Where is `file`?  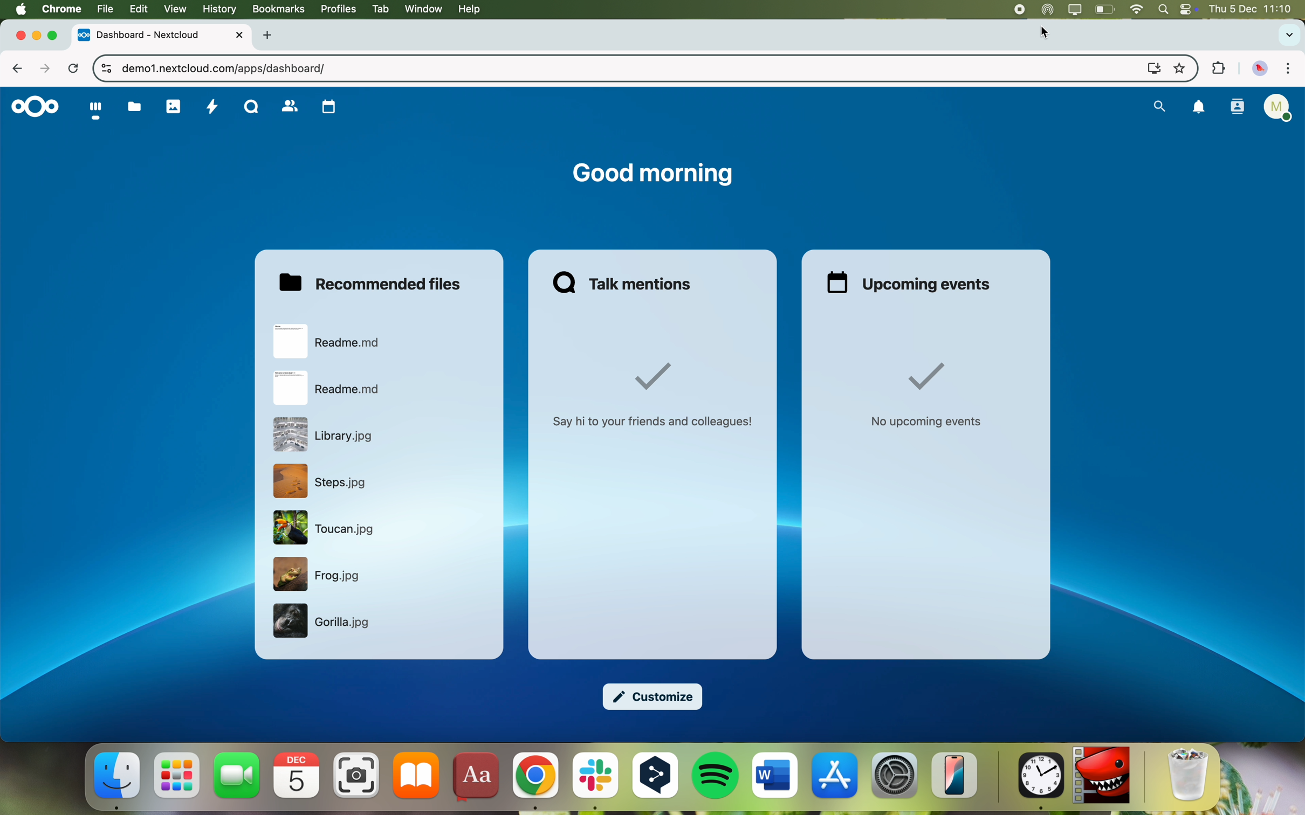 file is located at coordinates (330, 341).